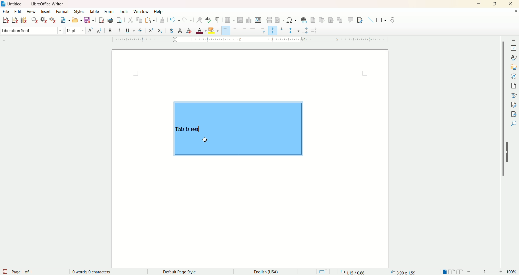 The height and width of the screenshot is (275, 519). What do you see at coordinates (514, 113) in the screenshot?
I see `accessibility check` at bounding box center [514, 113].